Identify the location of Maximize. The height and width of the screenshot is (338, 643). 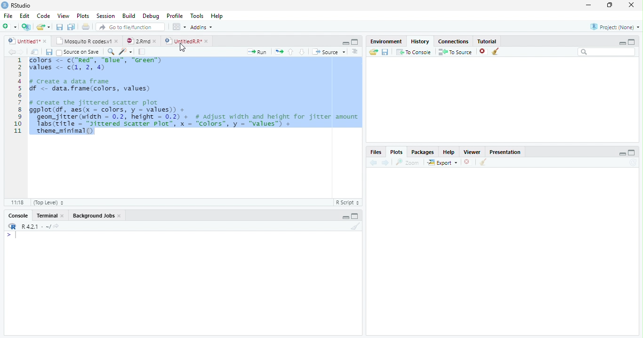
(355, 216).